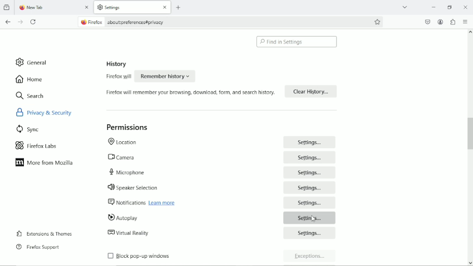 This screenshot has width=473, height=266. Describe the element at coordinates (162, 143) in the screenshot. I see `location` at that location.